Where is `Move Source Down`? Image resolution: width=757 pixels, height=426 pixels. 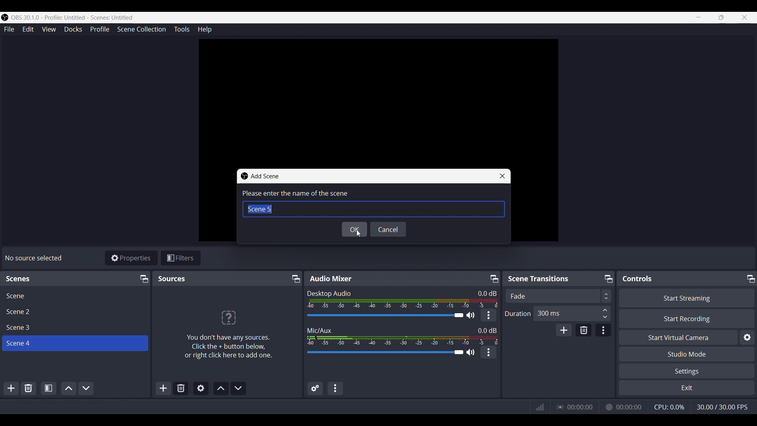
Move Source Down is located at coordinates (239, 389).